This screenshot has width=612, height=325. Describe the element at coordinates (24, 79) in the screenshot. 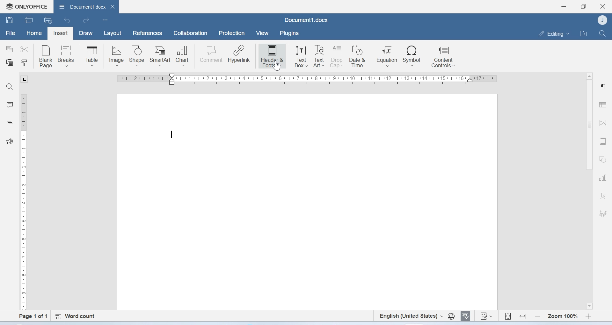

I see `L` at that location.